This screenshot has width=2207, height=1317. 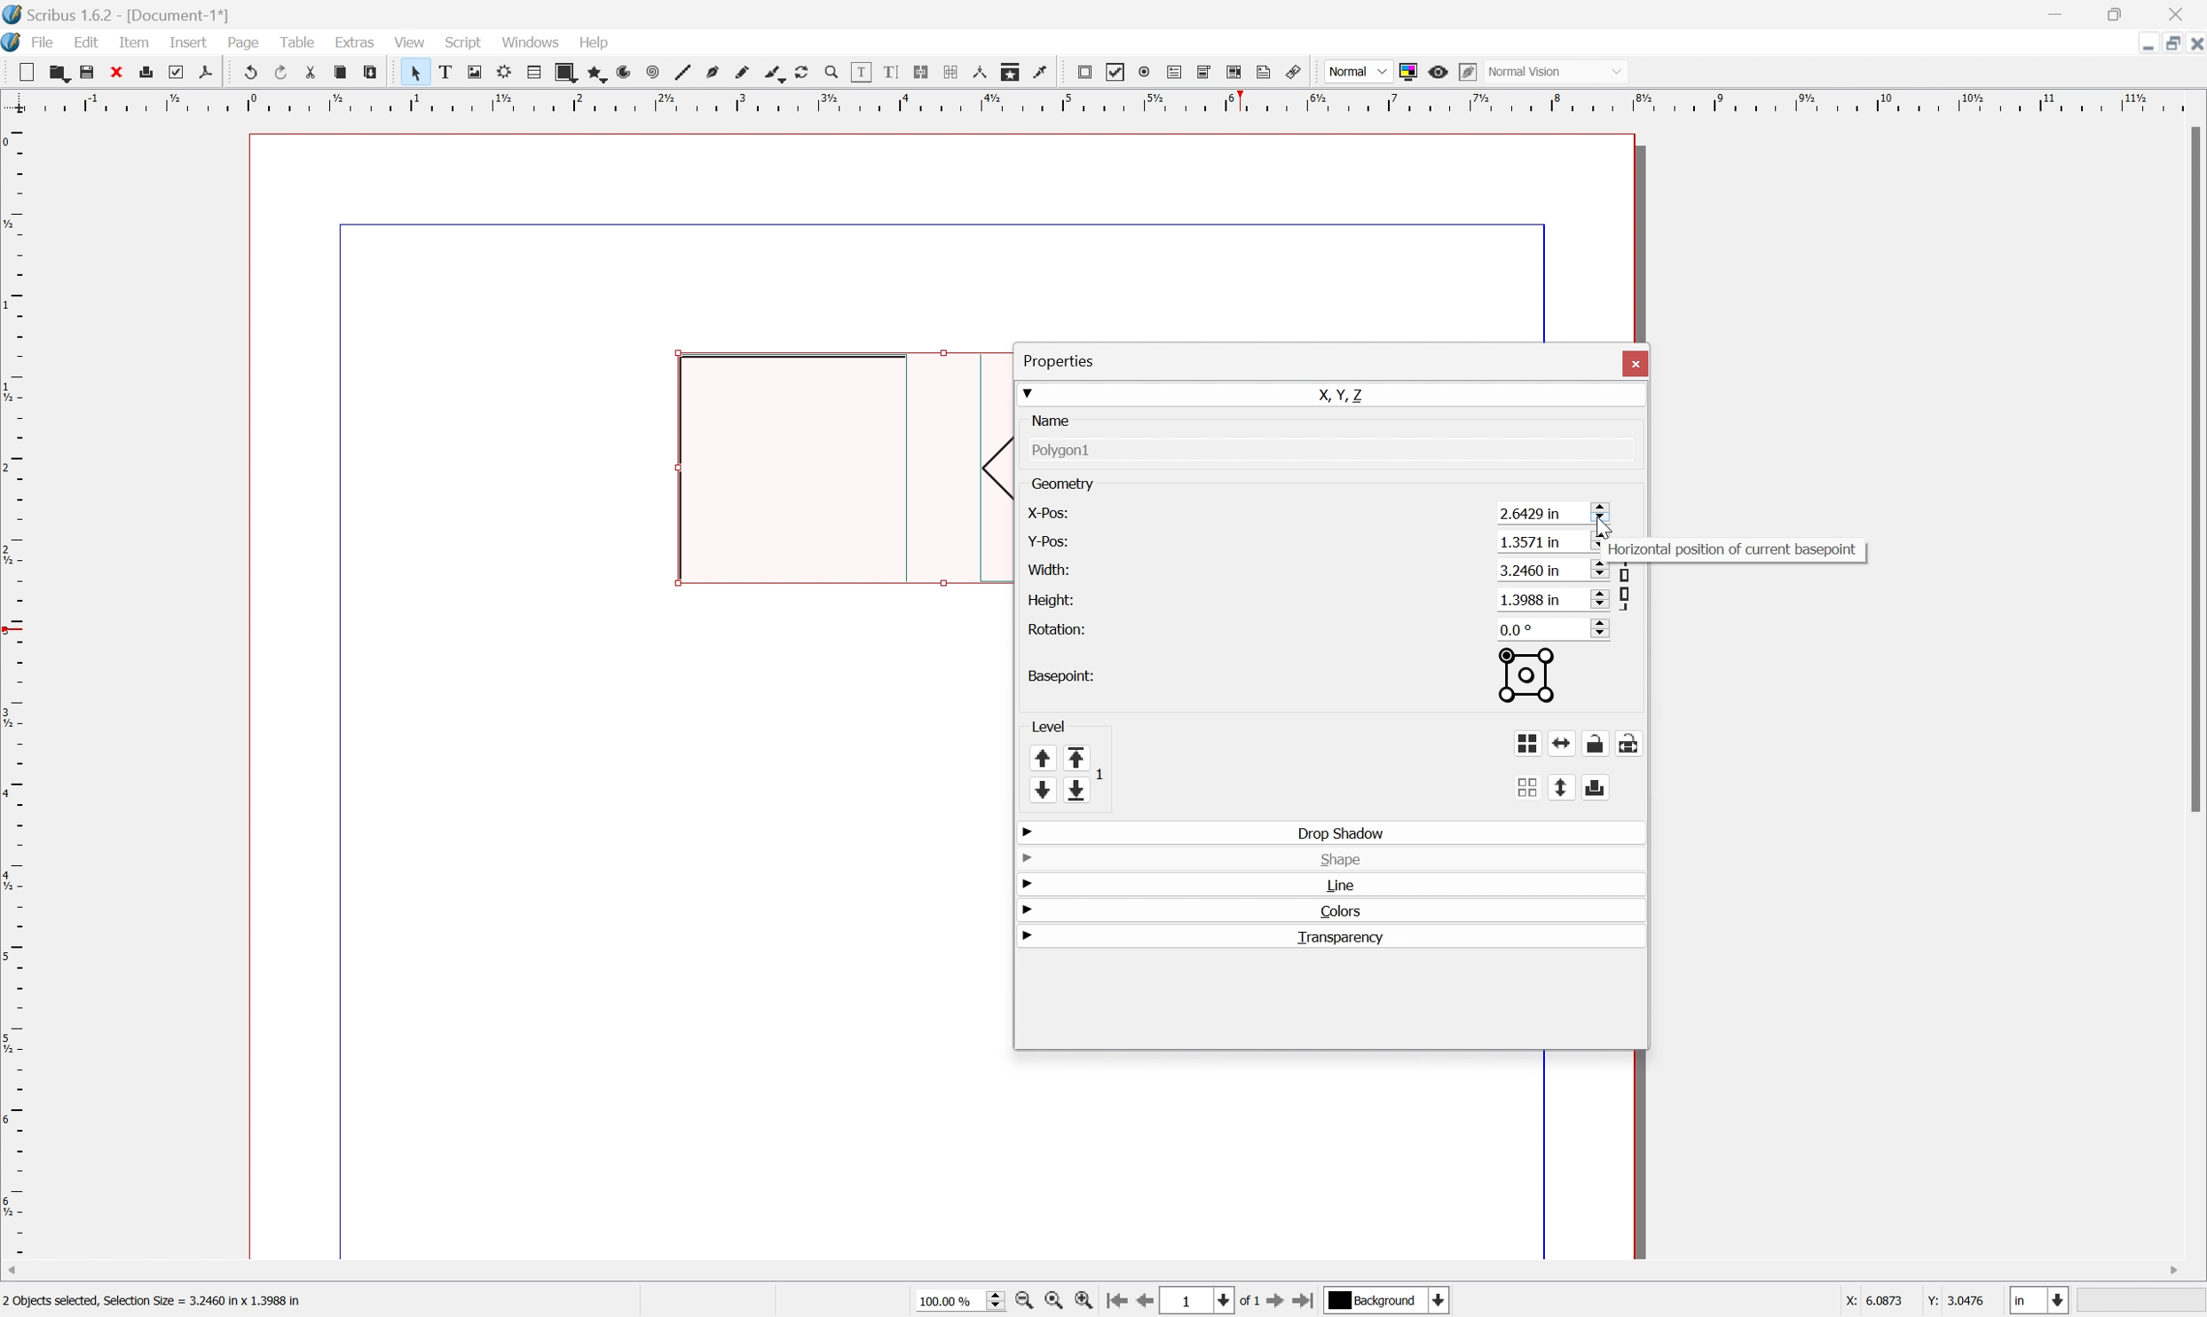 I want to click on edit contents of frame, so click(x=858, y=72).